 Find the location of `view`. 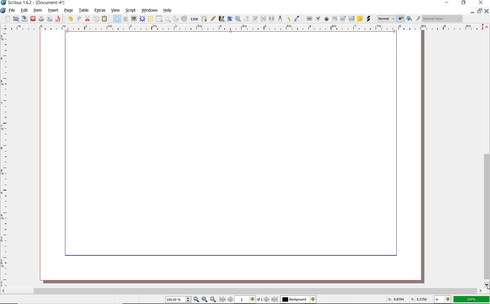

view is located at coordinates (116, 10).